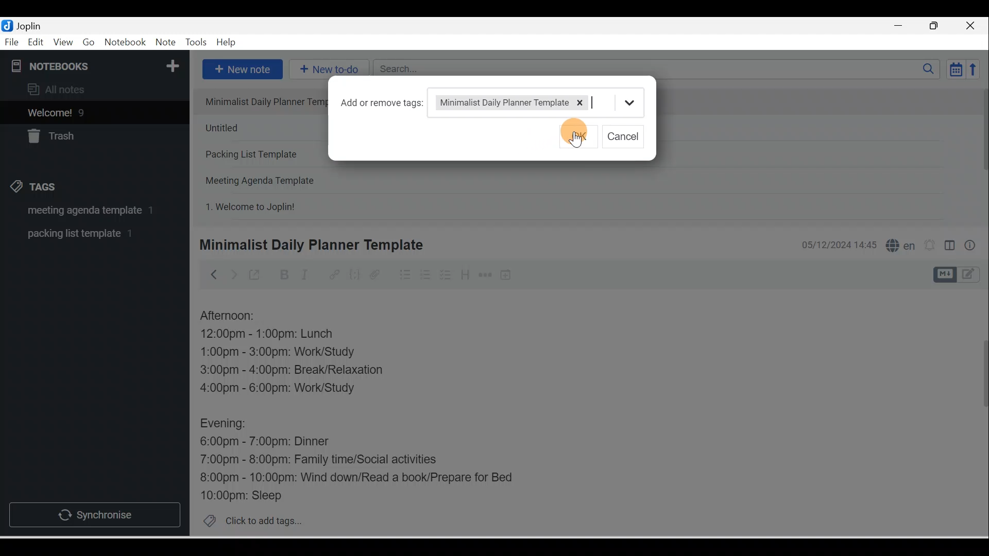  I want to click on 10:00pm: Sleep, so click(247, 495).